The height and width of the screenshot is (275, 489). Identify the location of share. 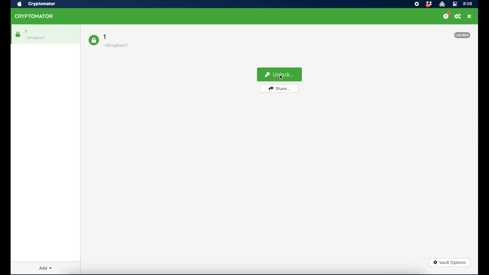
(279, 89).